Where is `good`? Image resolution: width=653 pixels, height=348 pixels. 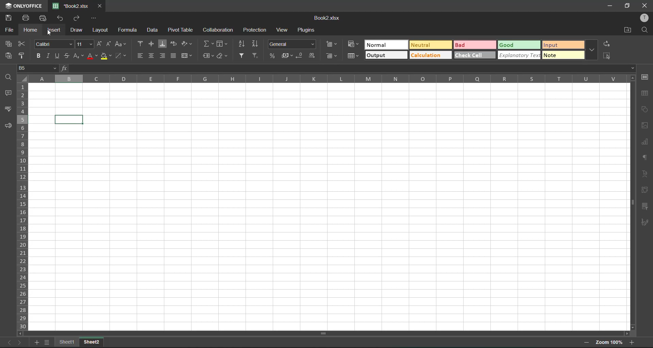 good is located at coordinates (519, 44).